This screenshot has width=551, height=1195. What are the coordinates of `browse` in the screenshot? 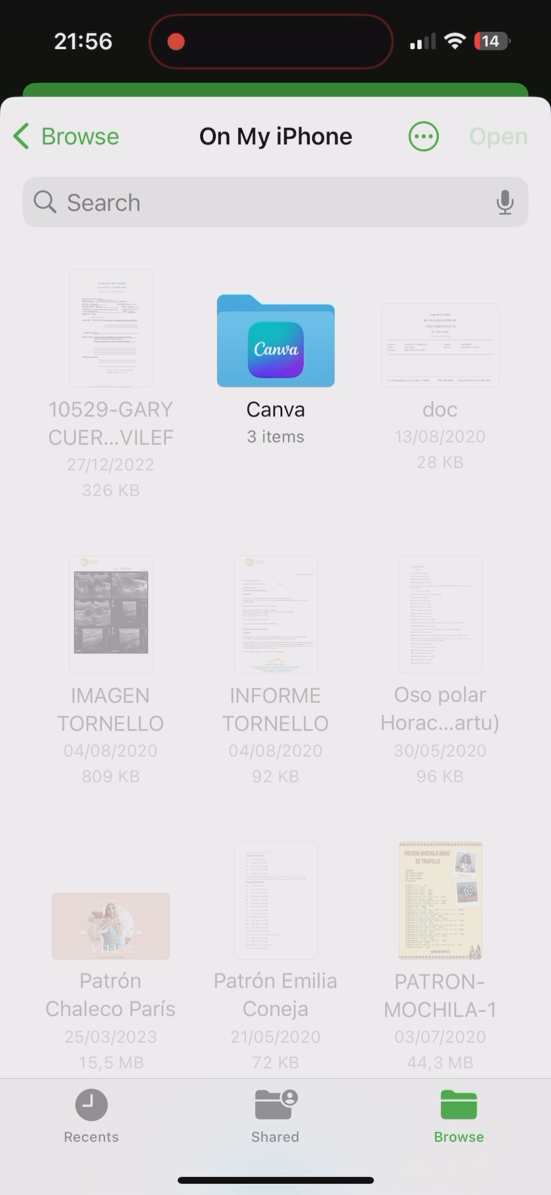 It's located at (70, 136).